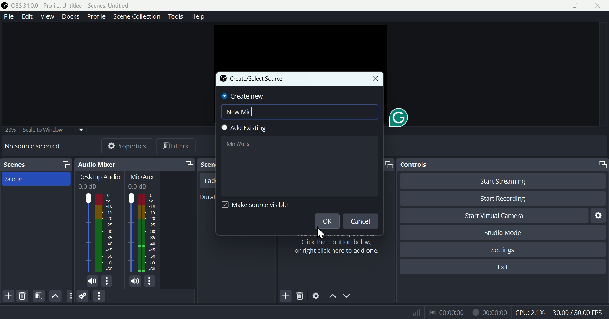 This screenshot has height=319, width=609. Describe the element at coordinates (99, 178) in the screenshot. I see `Desktop Audio` at that location.